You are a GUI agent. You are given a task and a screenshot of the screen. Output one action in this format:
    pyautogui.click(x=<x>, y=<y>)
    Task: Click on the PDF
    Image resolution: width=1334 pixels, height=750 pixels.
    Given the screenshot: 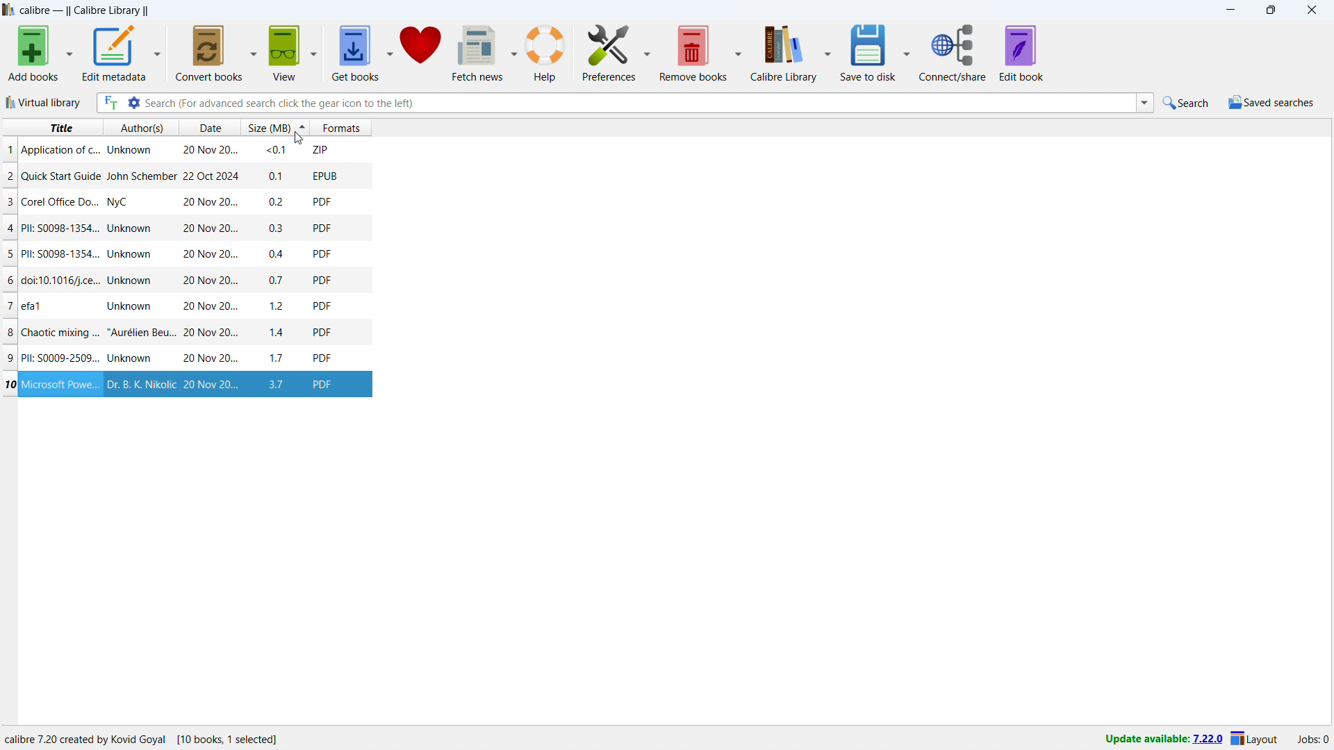 What is the action you would take?
    pyautogui.click(x=322, y=304)
    